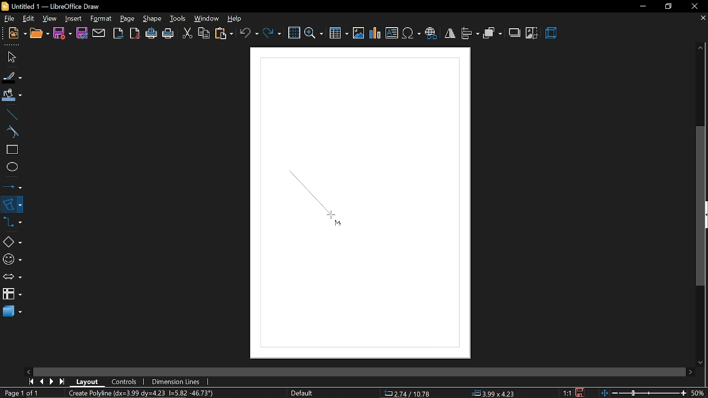  Describe the element at coordinates (10, 168) in the screenshot. I see `ellipse` at that location.